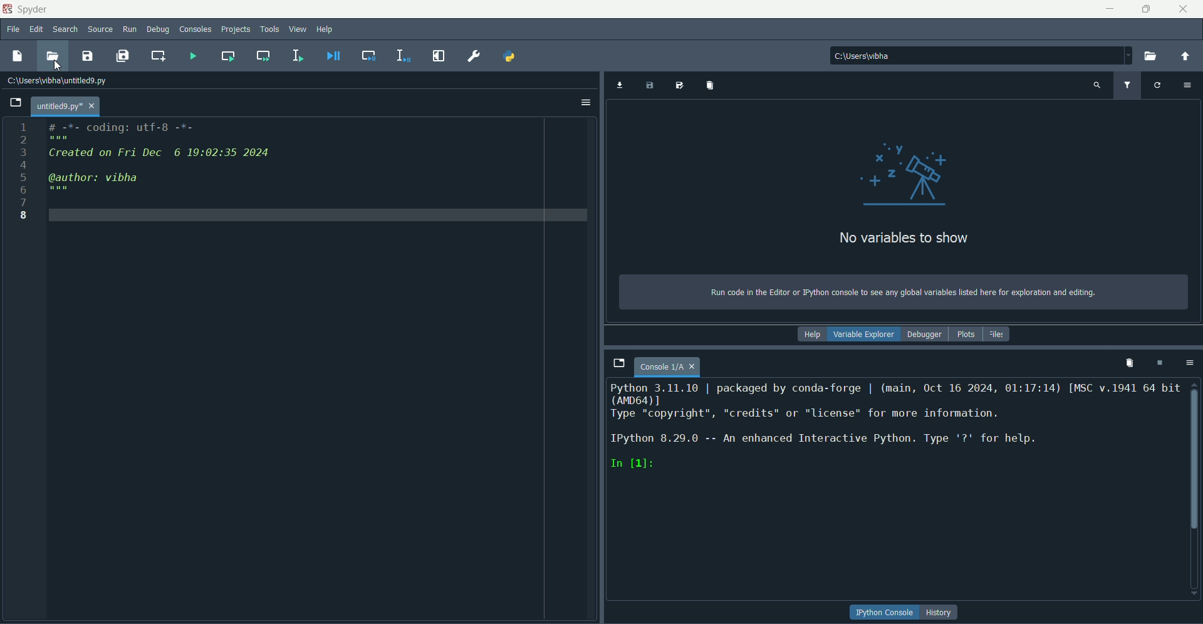 The image size is (1203, 624). Describe the element at coordinates (100, 30) in the screenshot. I see `source` at that location.